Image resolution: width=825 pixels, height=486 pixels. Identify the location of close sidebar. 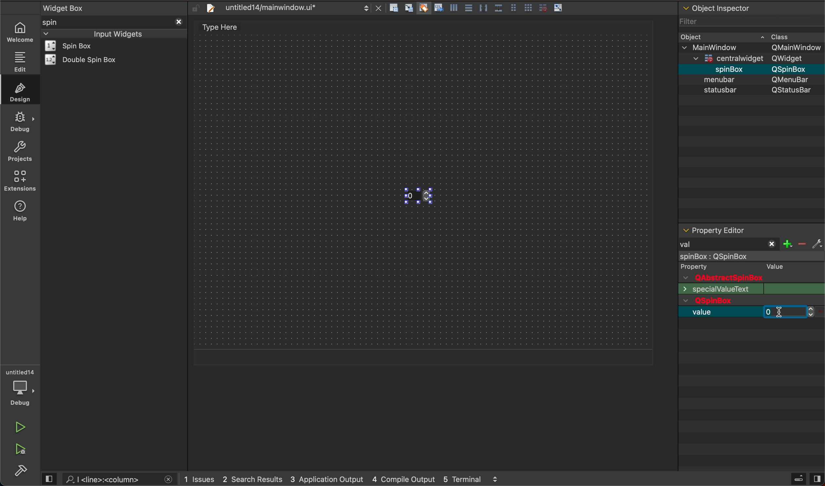
(806, 479).